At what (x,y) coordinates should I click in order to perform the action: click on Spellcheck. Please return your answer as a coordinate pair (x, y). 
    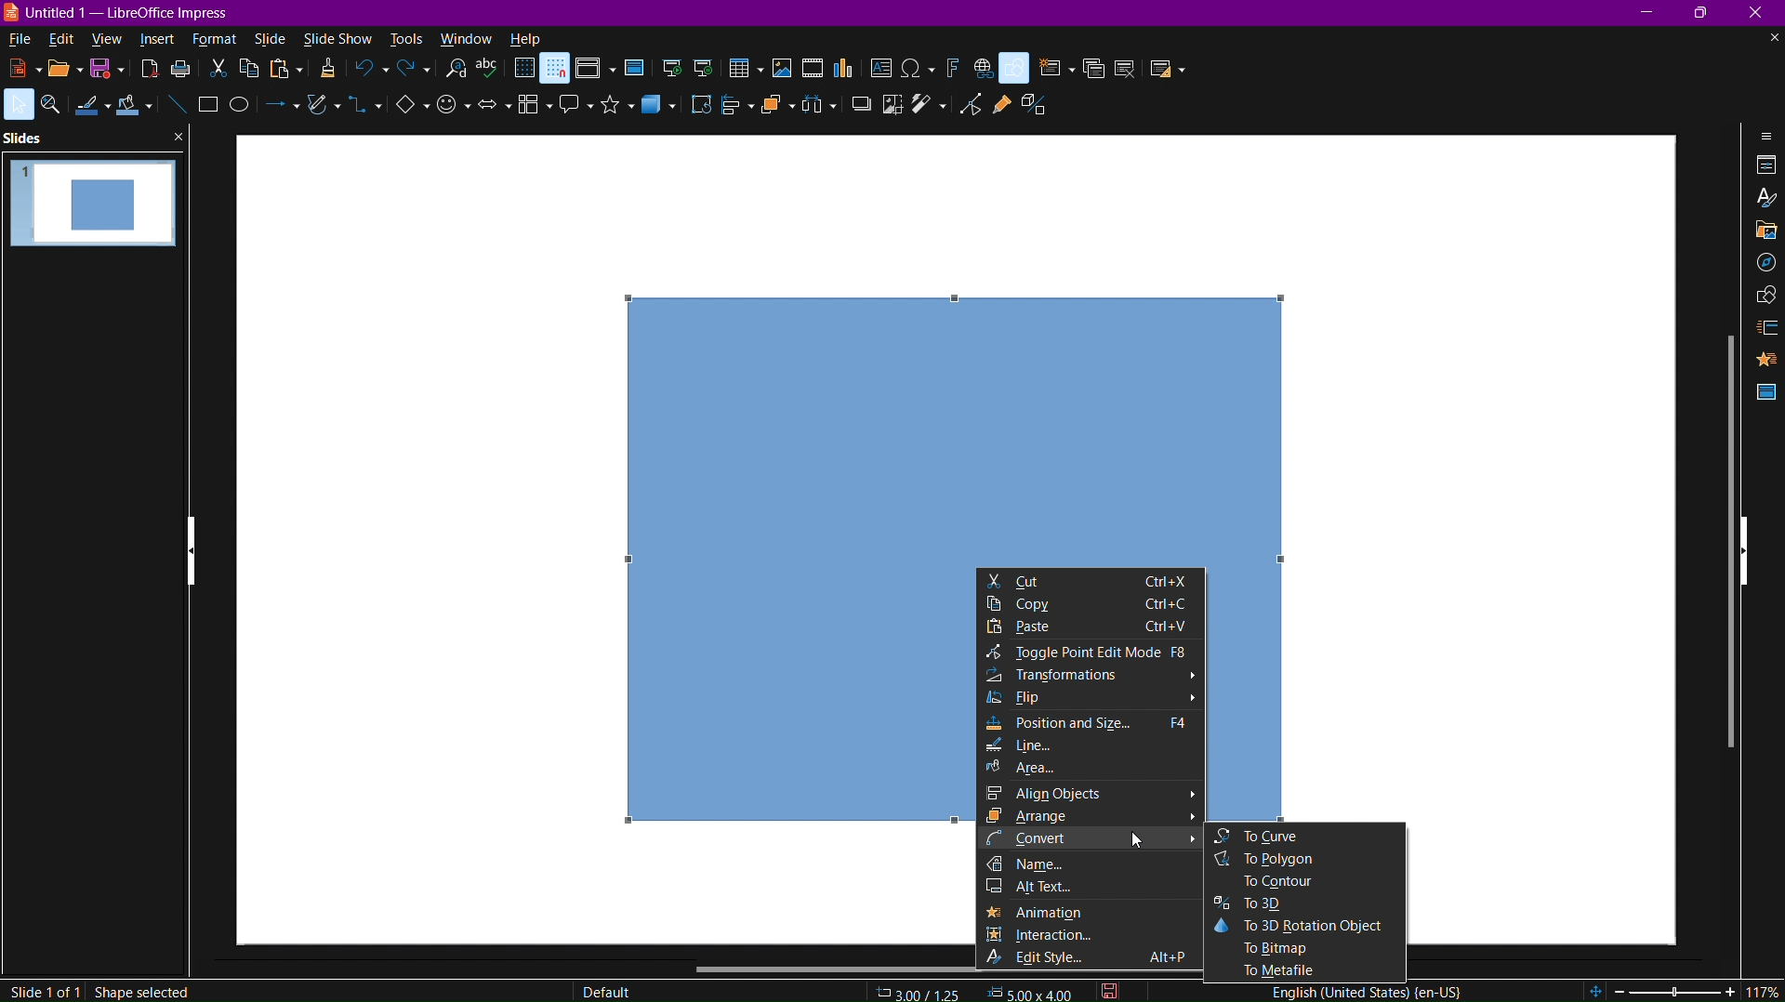
    Looking at the image, I should click on (492, 73).